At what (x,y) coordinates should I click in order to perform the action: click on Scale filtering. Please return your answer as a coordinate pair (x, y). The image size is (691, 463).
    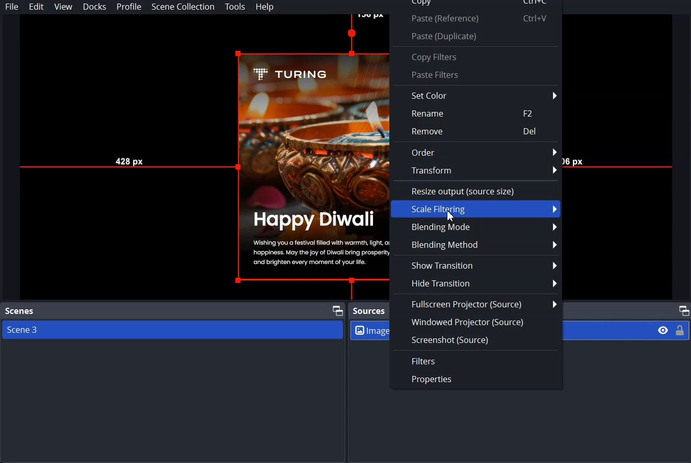
    Looking at the image, I should click on (476, 209).